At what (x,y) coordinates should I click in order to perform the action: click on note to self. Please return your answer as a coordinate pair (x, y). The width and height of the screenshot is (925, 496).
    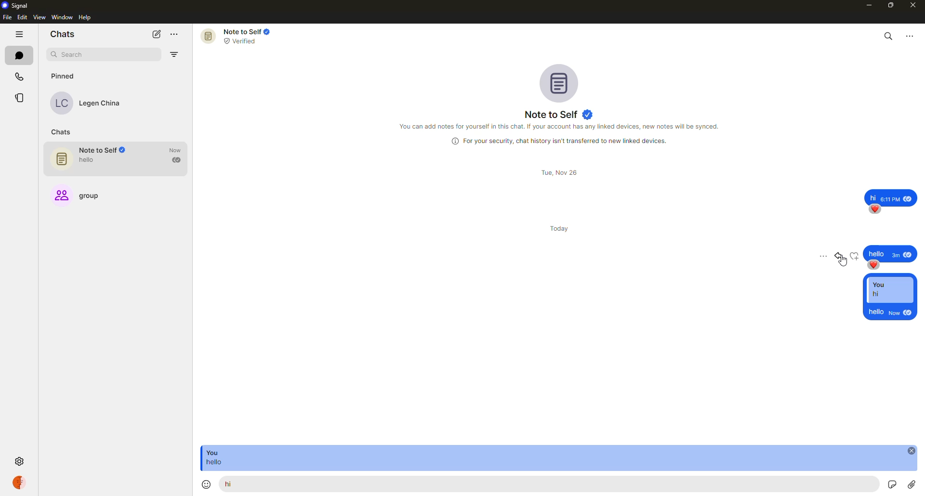
    Looking at the image, I should click on (120, 159).